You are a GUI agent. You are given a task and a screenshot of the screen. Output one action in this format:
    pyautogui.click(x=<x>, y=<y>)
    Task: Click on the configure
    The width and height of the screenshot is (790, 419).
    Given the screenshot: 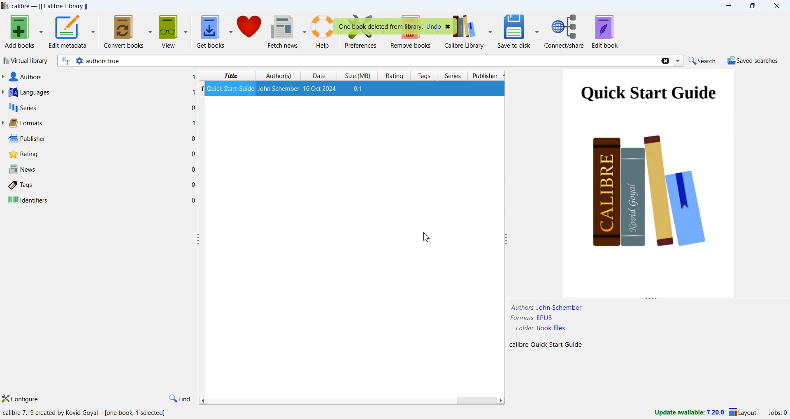 What is the action you would take?
    pyautogui.click(x=21, y=399)
    